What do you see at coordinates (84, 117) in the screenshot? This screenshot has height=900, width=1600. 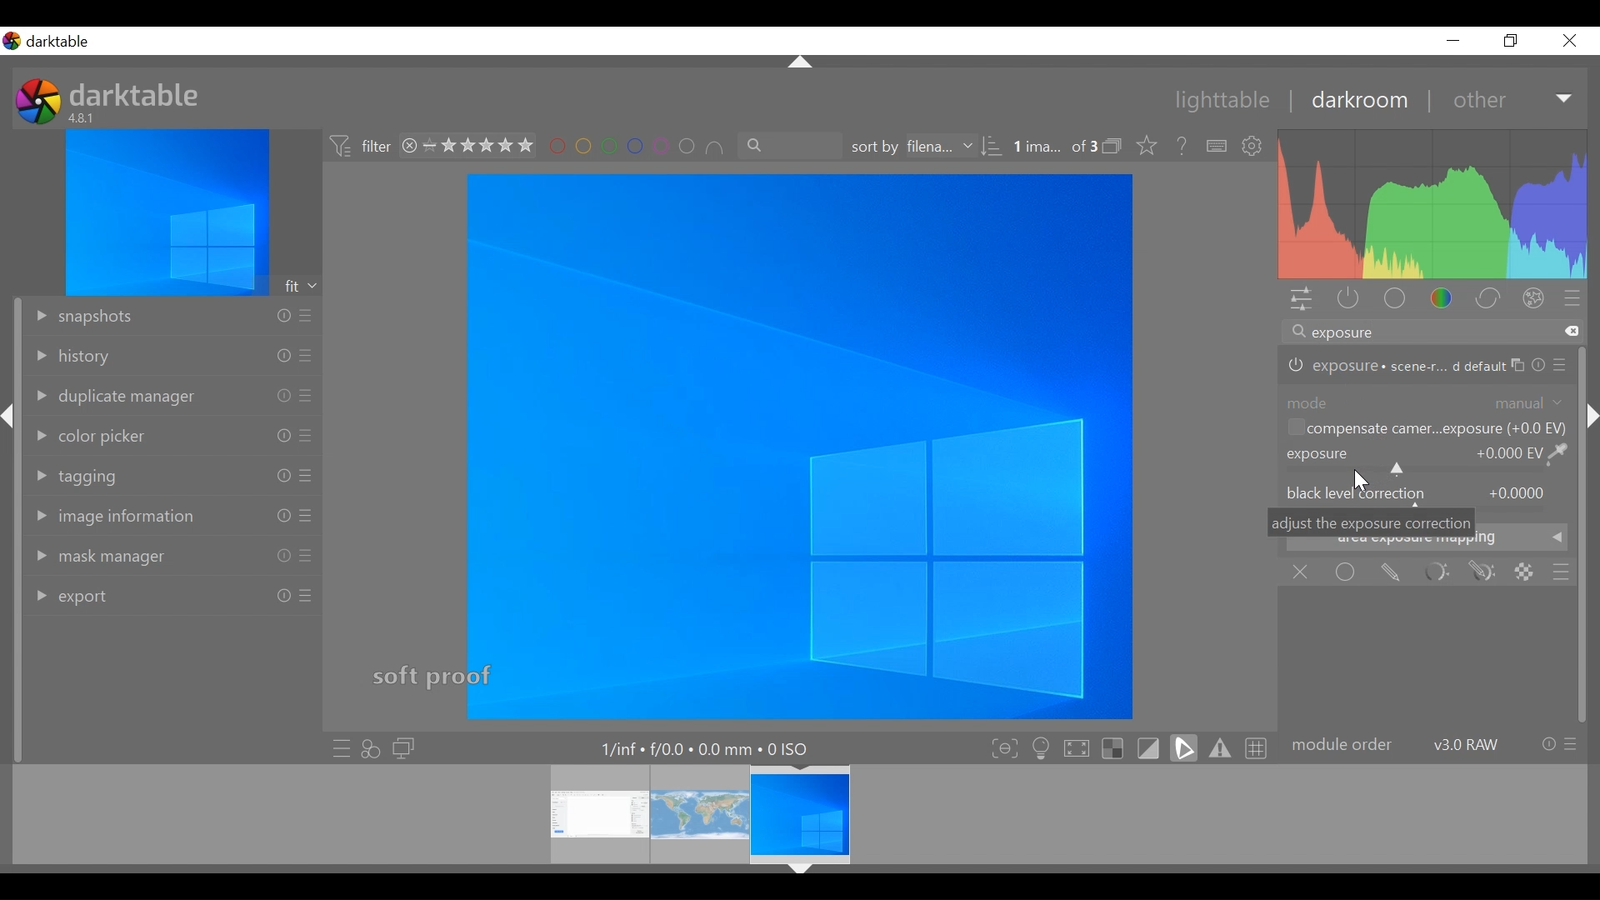 I see `version` at bounding box center [84, 117].